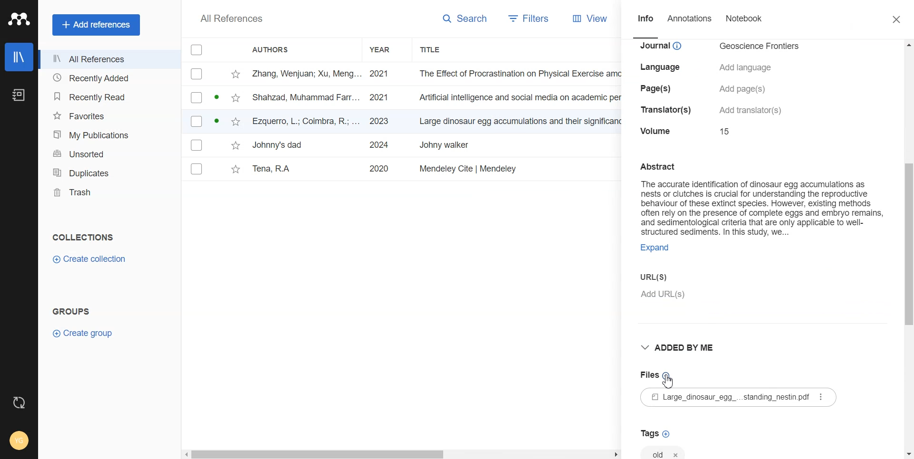 The width and height of the screenshot is (914, 459). Describe the element at coordinates (19, 57) in the screenshot. I see `Library ` at that location.